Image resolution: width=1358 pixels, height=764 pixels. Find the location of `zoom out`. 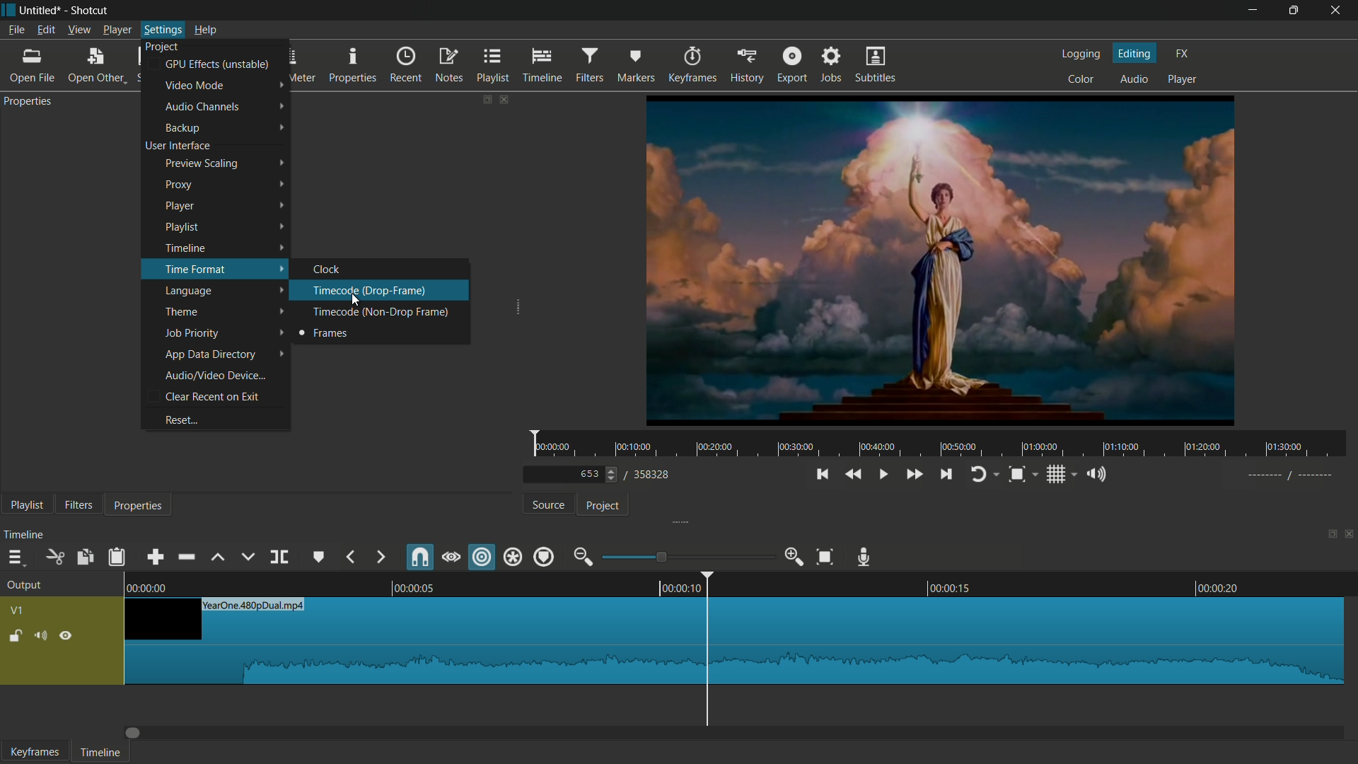

zoom out is located at coordinates (580, 557).